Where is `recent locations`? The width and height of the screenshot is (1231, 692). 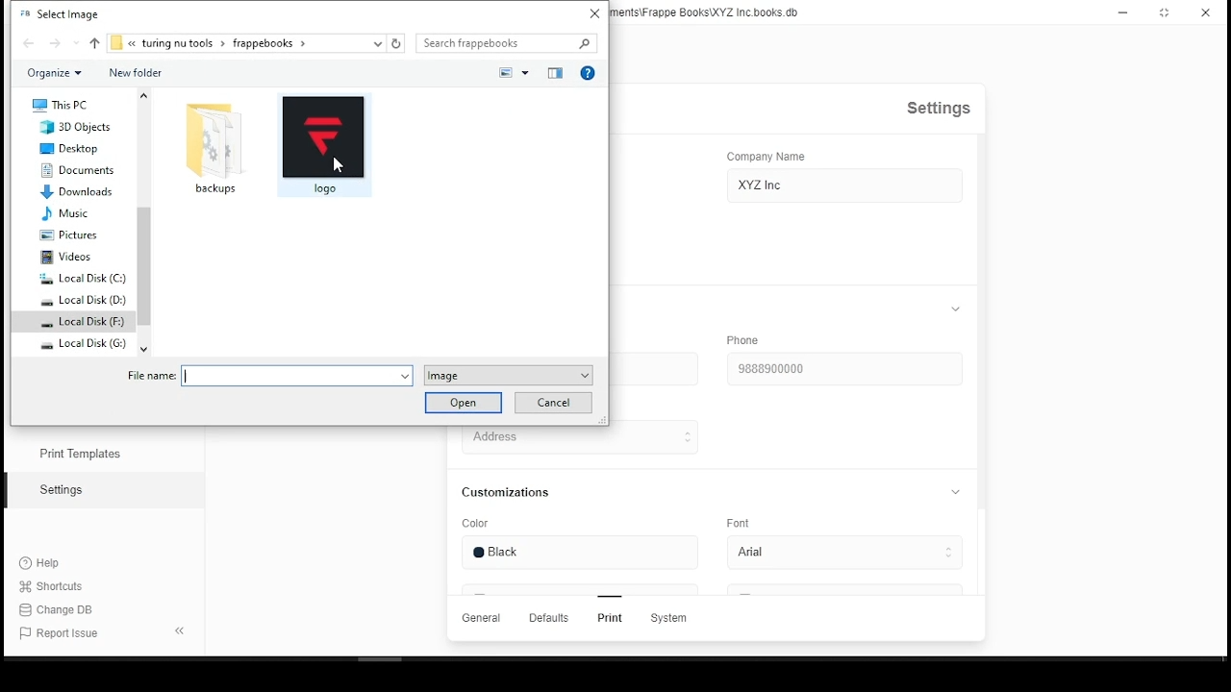 recent locations is located at coordinates (378, 43).